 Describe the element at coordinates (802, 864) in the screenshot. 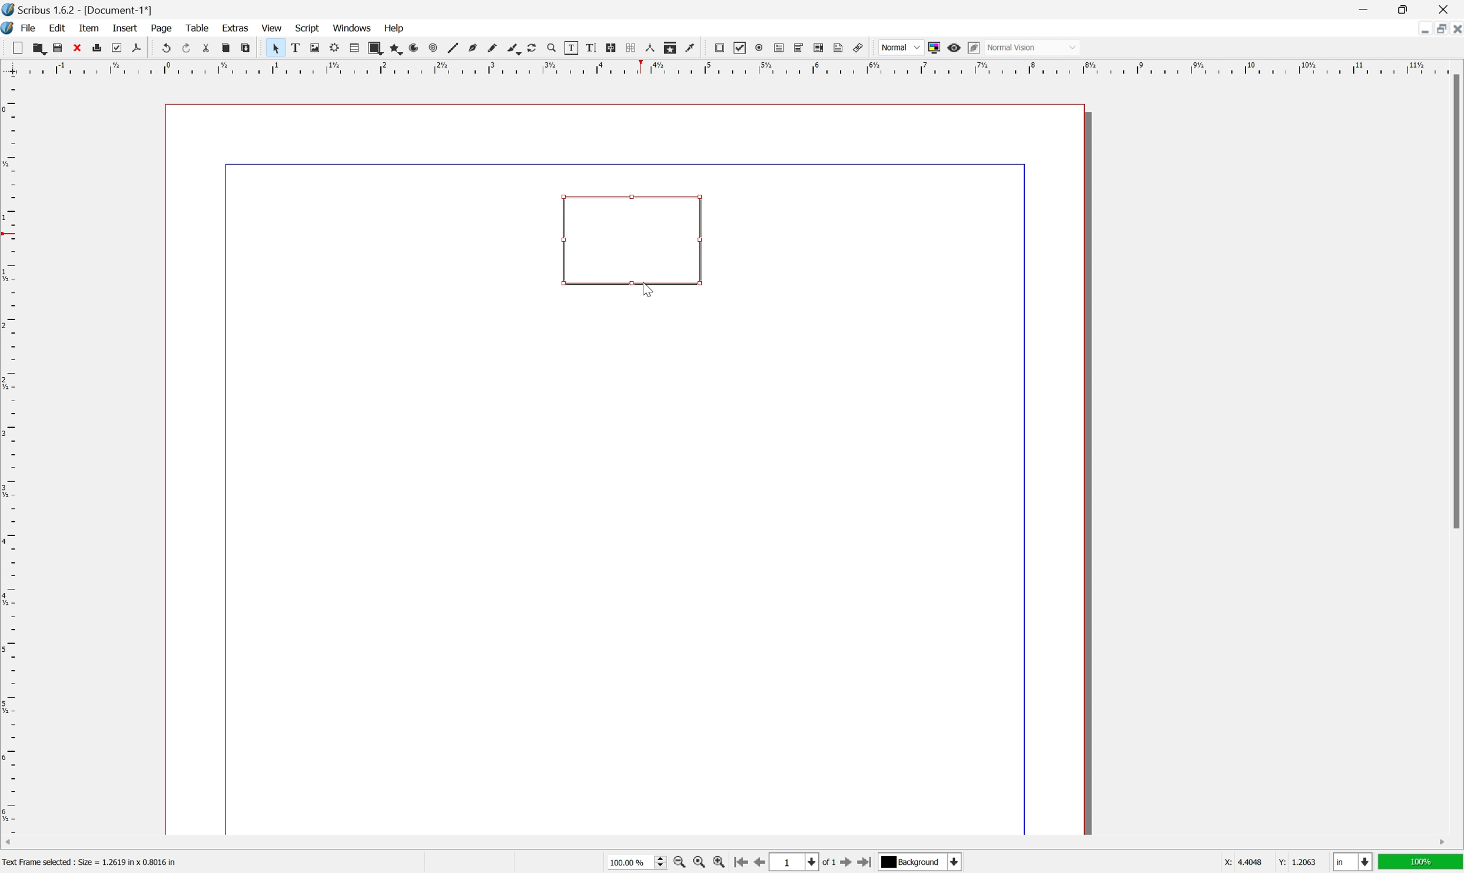

I see `select current page` at that location.